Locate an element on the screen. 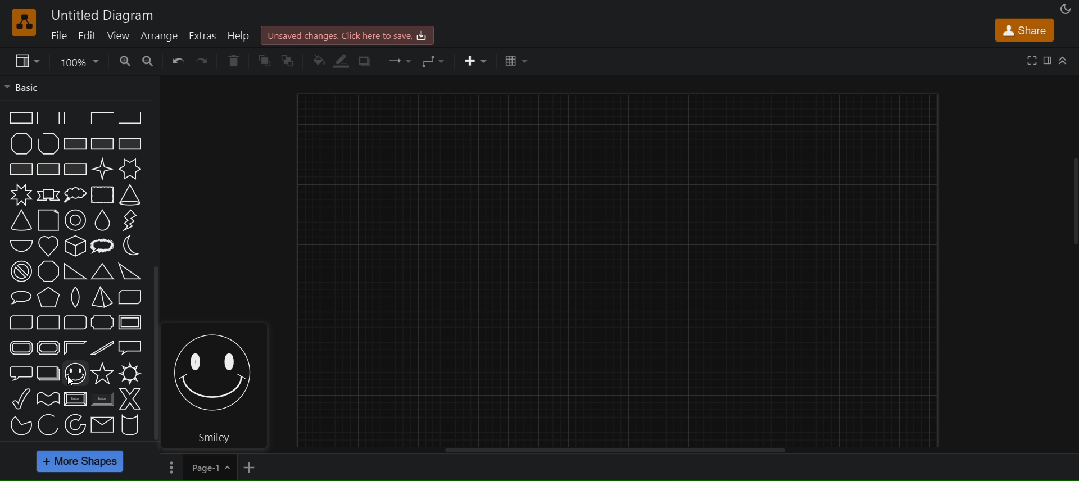 The height and width of the screenshot is (481, 1079). wave is located at coordinates (47, 397).